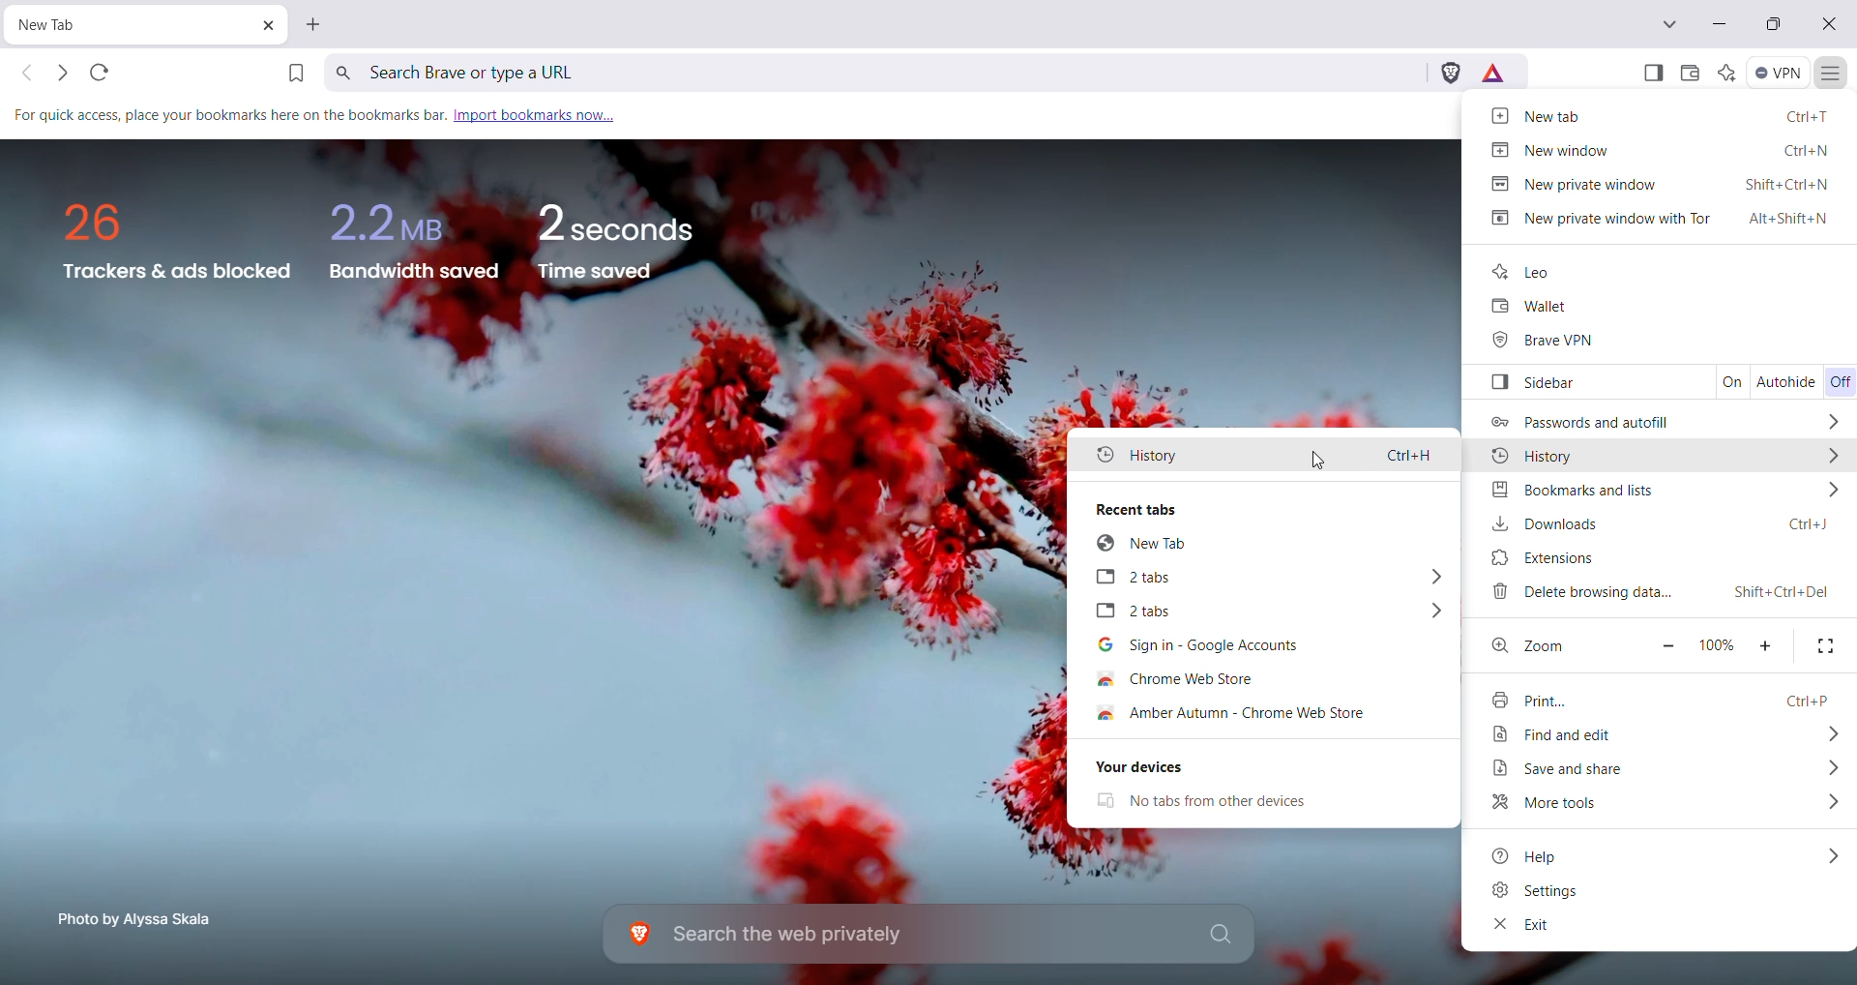 The height and width of the screenshot is (985, 1857). What do you see at coordinates (1314, 460) in the screenshot?
I see `cursor` at bounding box center [1314, 460].